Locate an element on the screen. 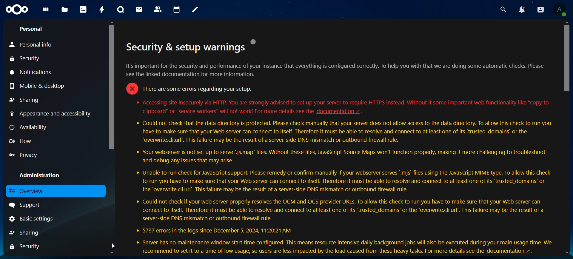 This screenshot has width=573, height=259. cursor is located at coordinates (114, 246).